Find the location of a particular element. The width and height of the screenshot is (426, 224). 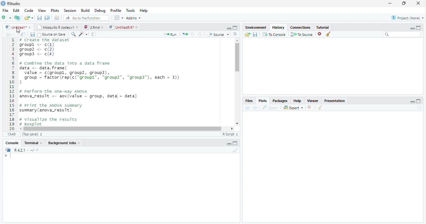

Files is located at coordinates (249, 101).